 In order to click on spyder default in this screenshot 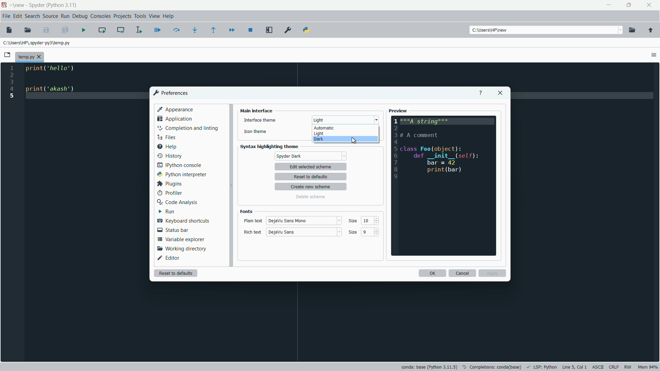, I will do `click(310, 156)`.